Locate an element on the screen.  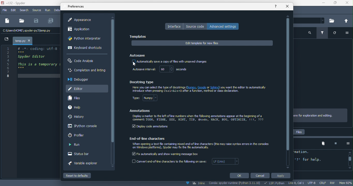
debugger is located at coordinates (80, 79).